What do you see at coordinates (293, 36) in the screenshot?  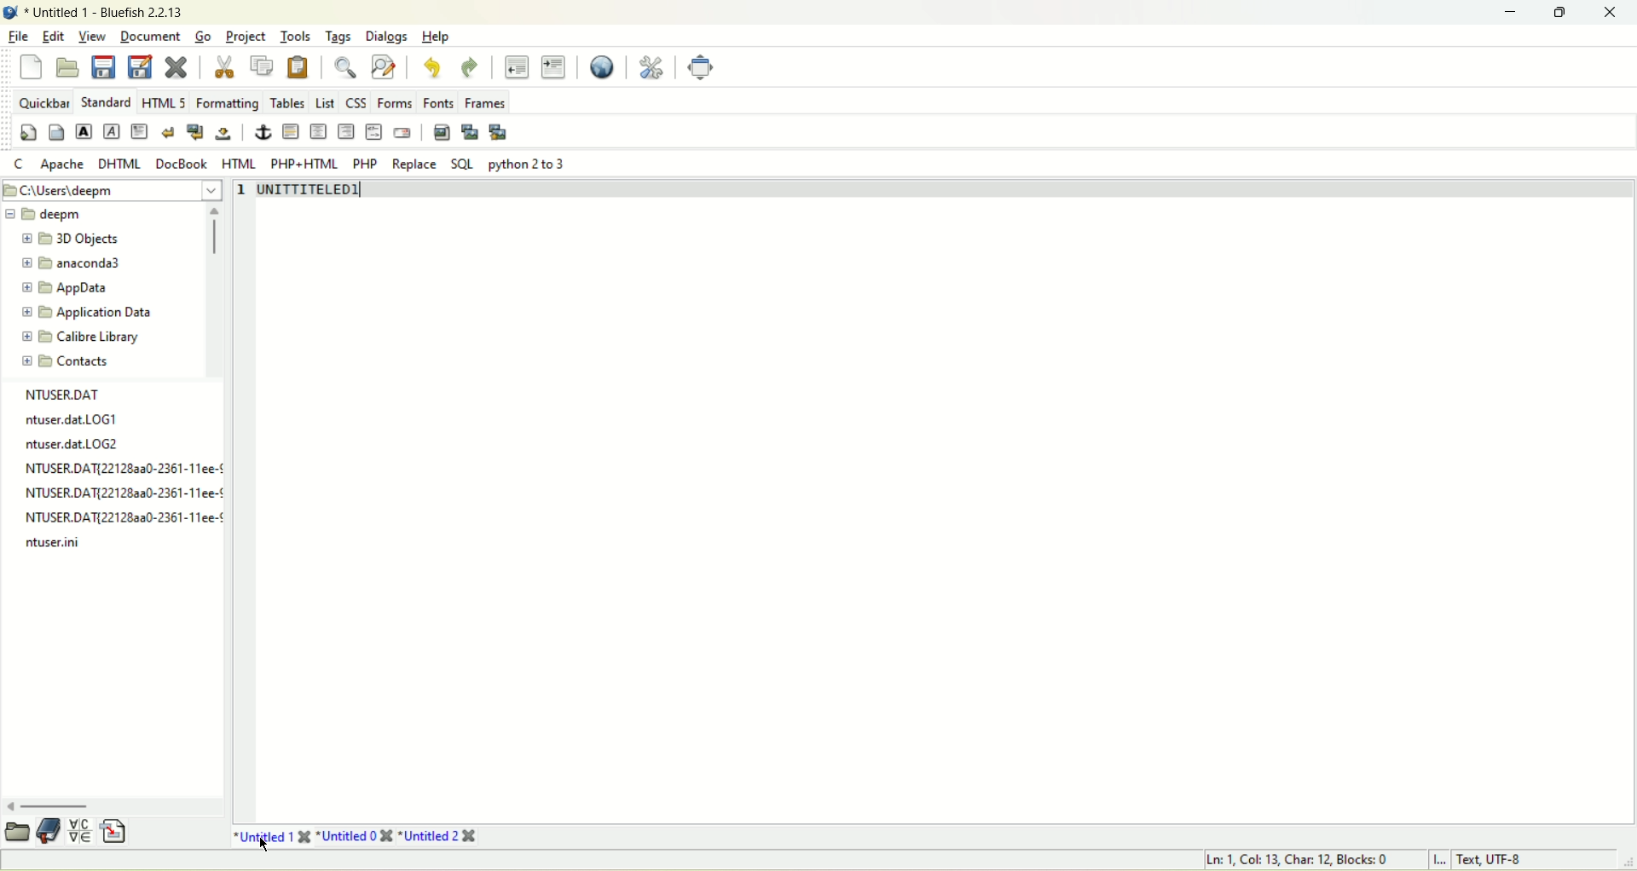 I see `Tools` at bounding box center [293, 36].